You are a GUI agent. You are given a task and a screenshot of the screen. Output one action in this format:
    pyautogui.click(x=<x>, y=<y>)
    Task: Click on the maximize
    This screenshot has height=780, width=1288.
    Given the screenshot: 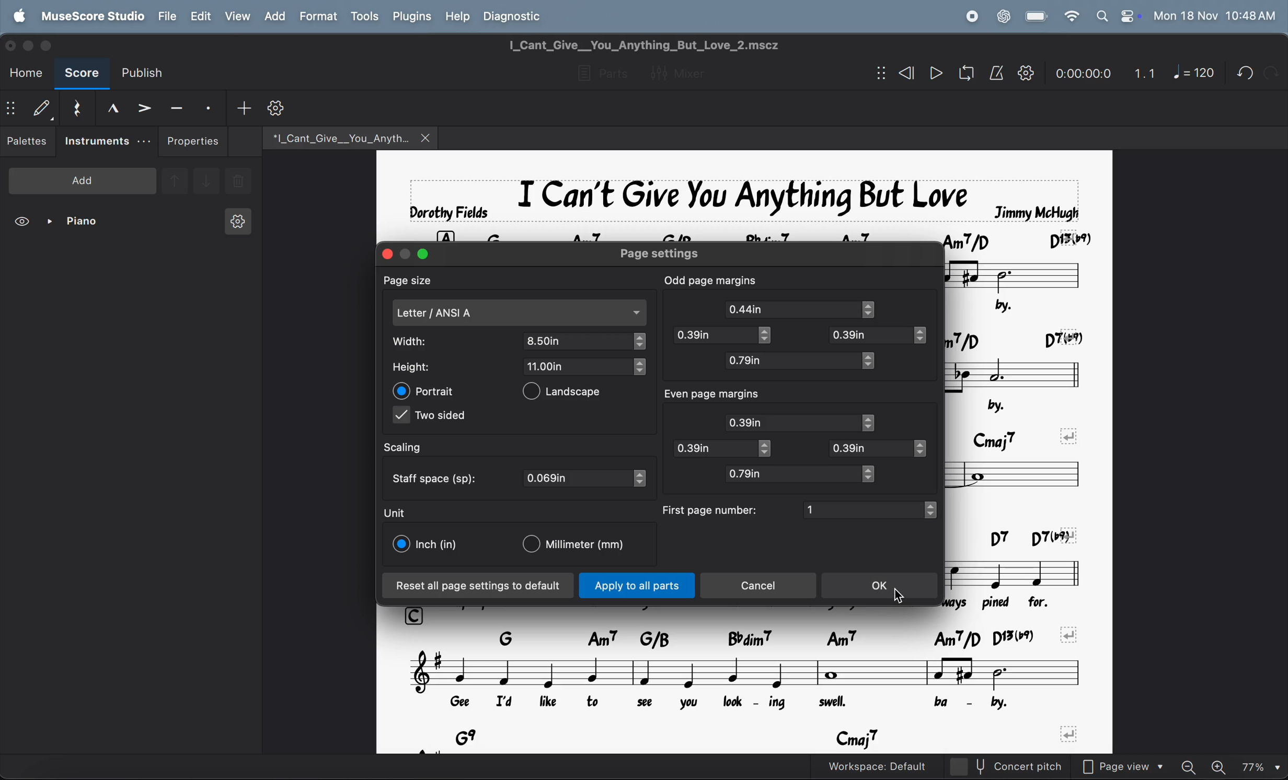 What is the action you would take?
    pyautogui.click(x=424, y=254)
    